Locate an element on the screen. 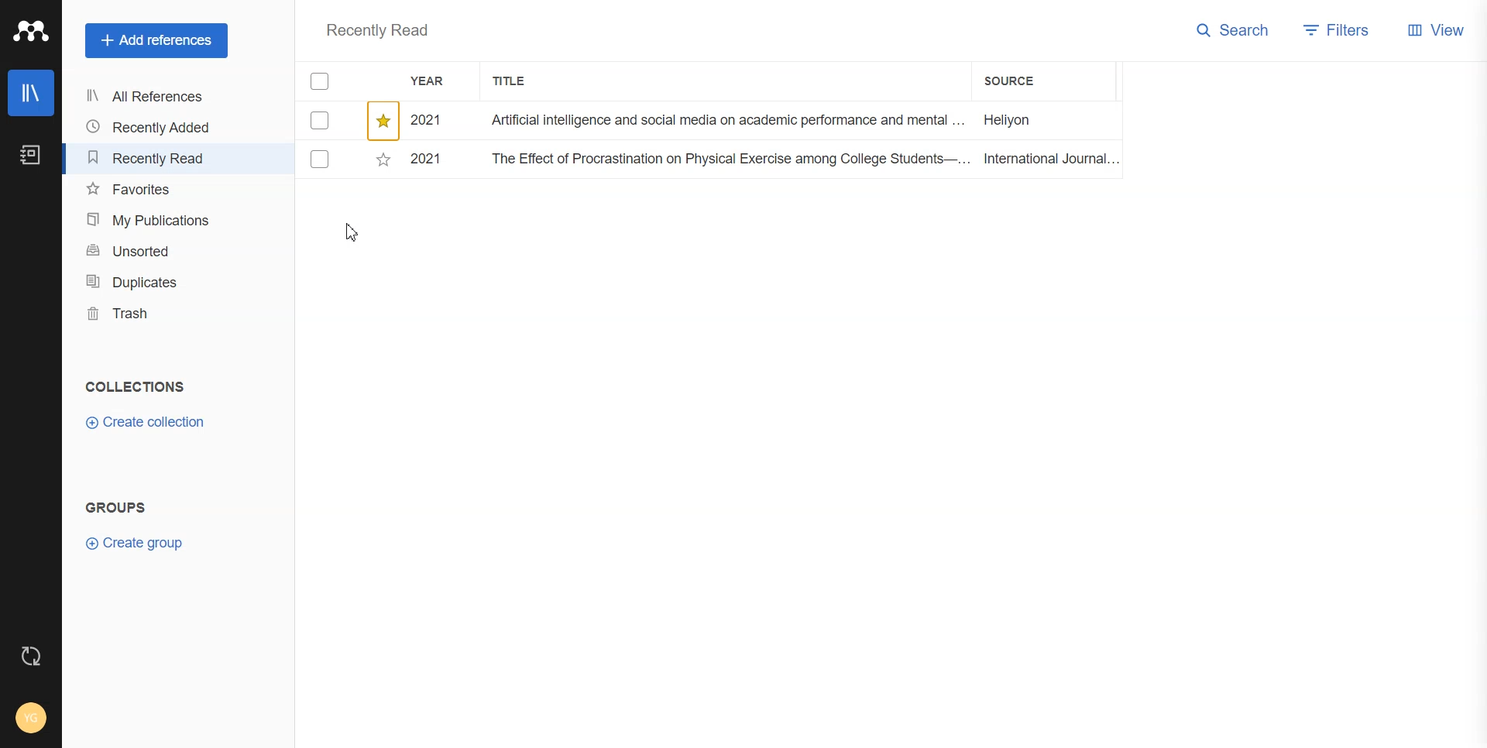  Year is located at coordinates (436, 81).